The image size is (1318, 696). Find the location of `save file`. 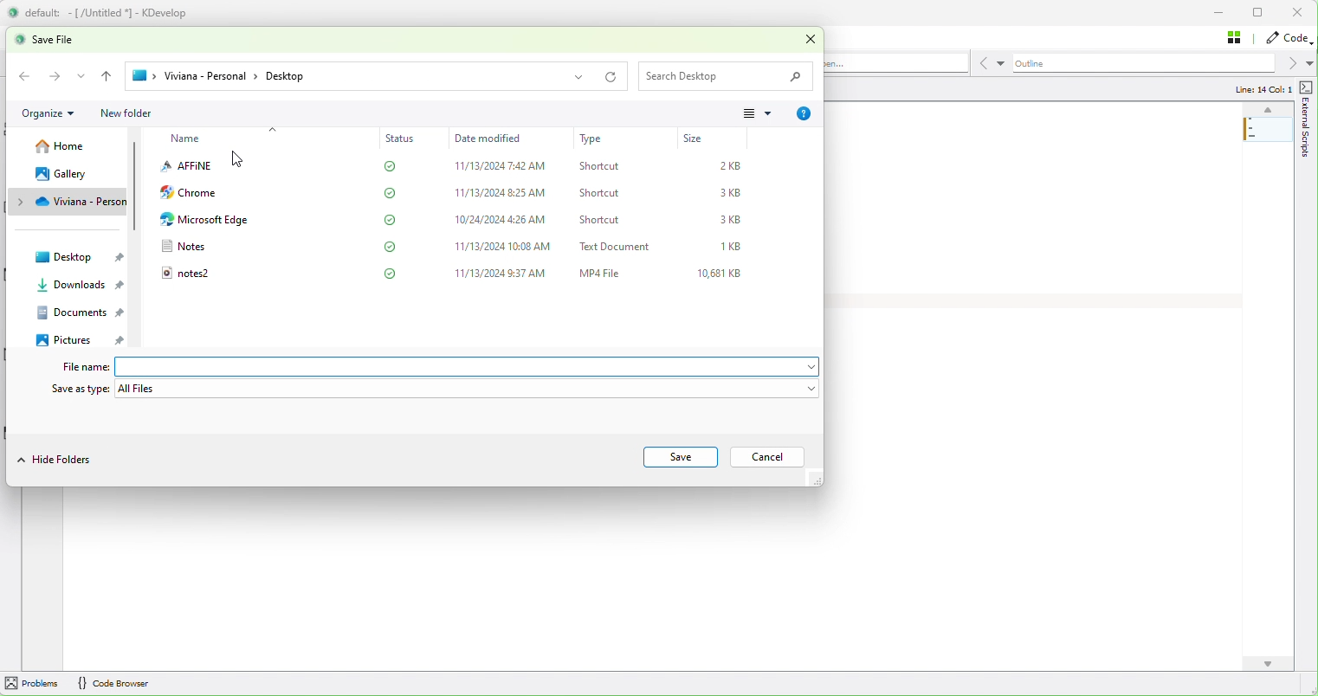

save file is located at coordinates (63, 40).